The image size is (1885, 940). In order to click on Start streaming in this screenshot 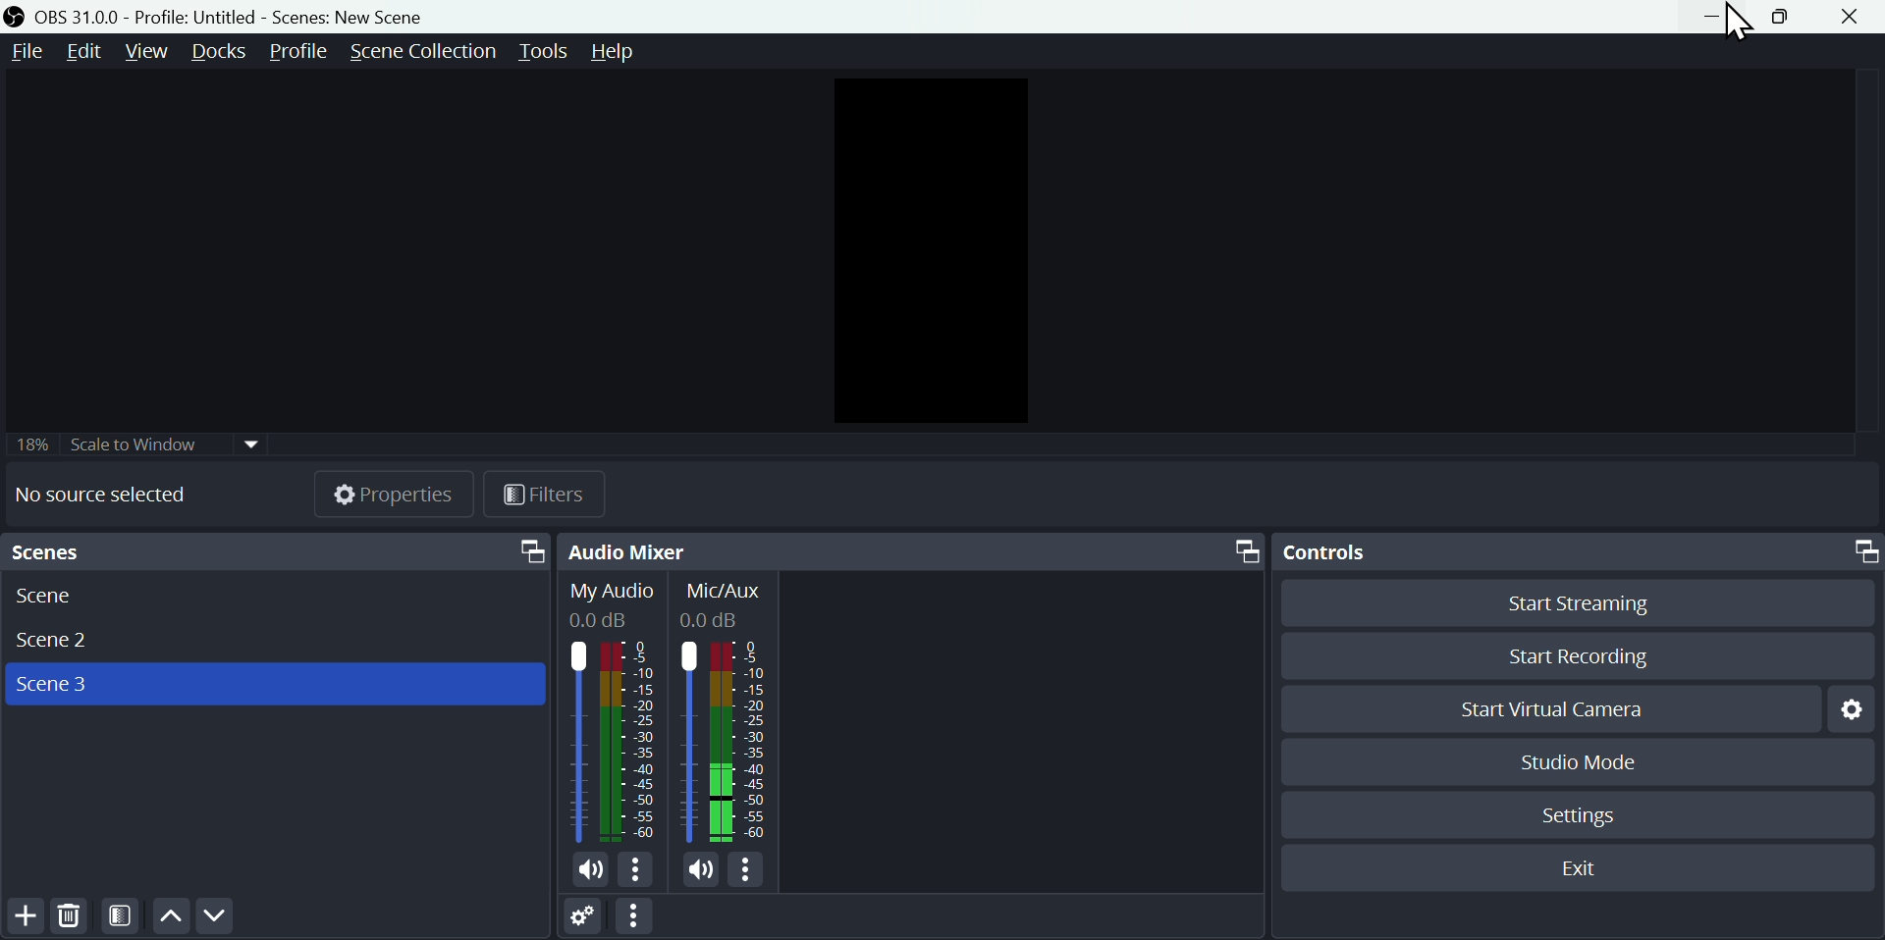, I will do `click(1576, 606)`.